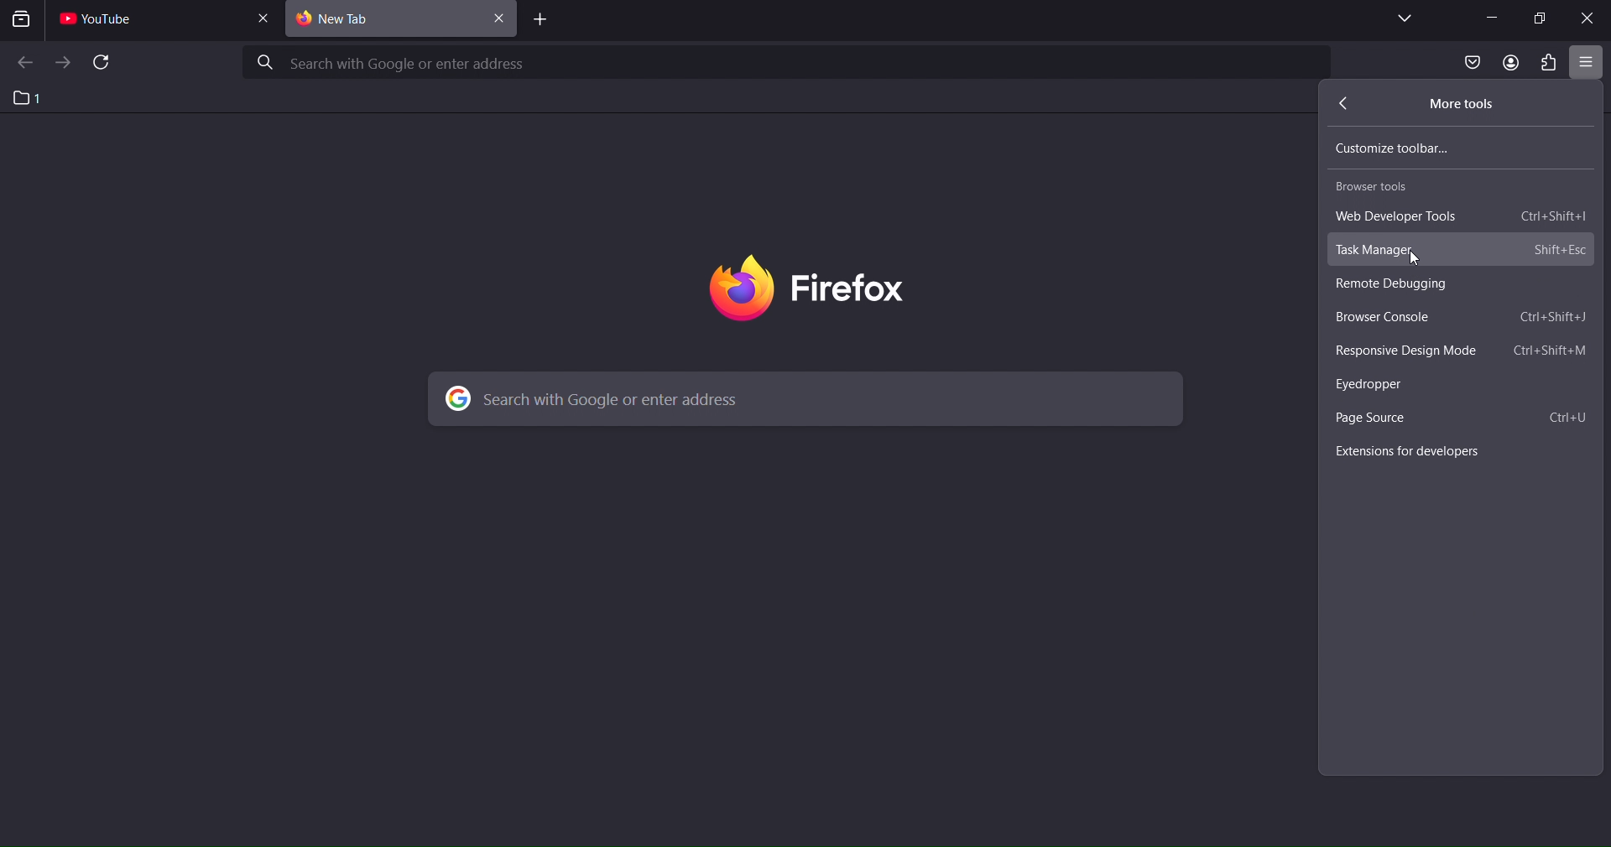  Describe the element at coordinates (1338, 105) in the screenshot. I see `go back` at that location.